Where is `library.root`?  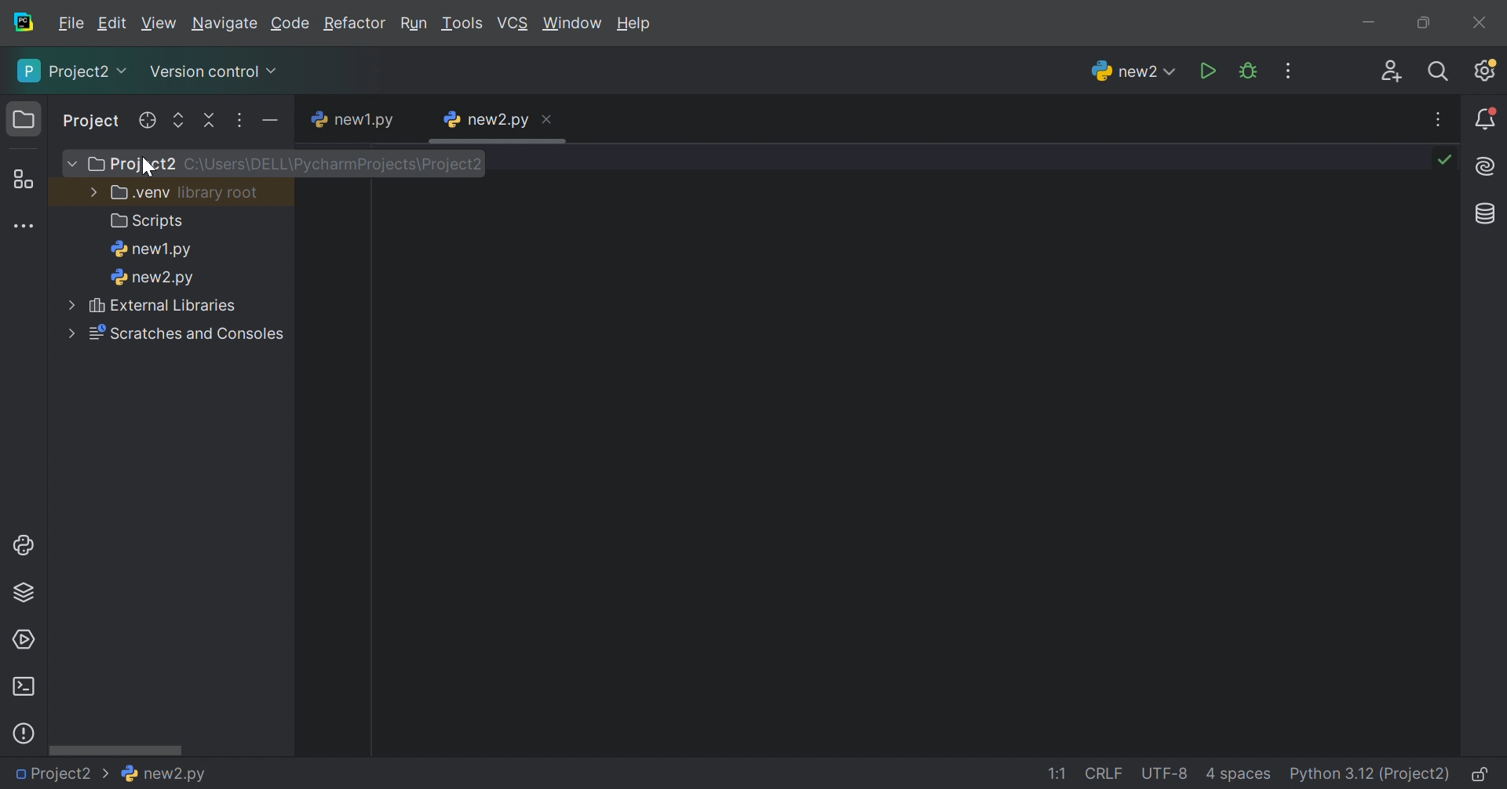 library.root is located at coordinates (217, 195).